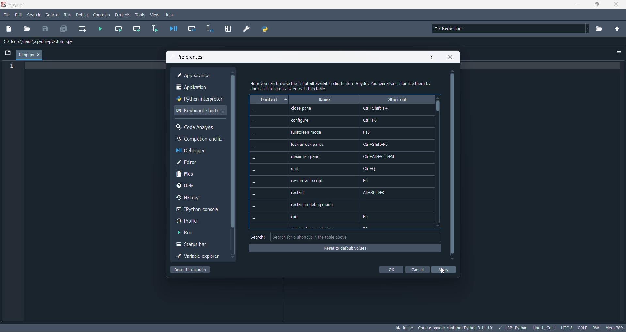 The image size is (626, 332). What do you see at coordinates (227, 29) in the screenshot?
I see `MAXIMIZE CURRENT PANE` at bounding box center [227, 29].